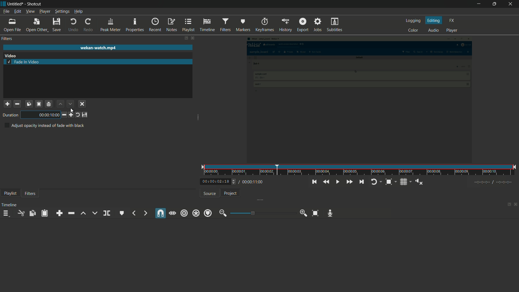  What do you see at coordinates (161, 213) in the screenshot?
I see `snap` at bounding box center [161, 213].